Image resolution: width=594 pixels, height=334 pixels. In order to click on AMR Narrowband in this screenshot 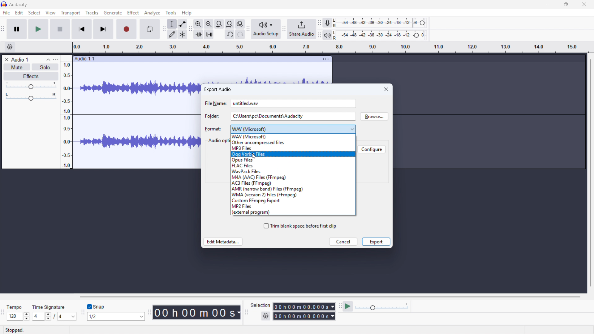, I will do `click(293, 188)`.